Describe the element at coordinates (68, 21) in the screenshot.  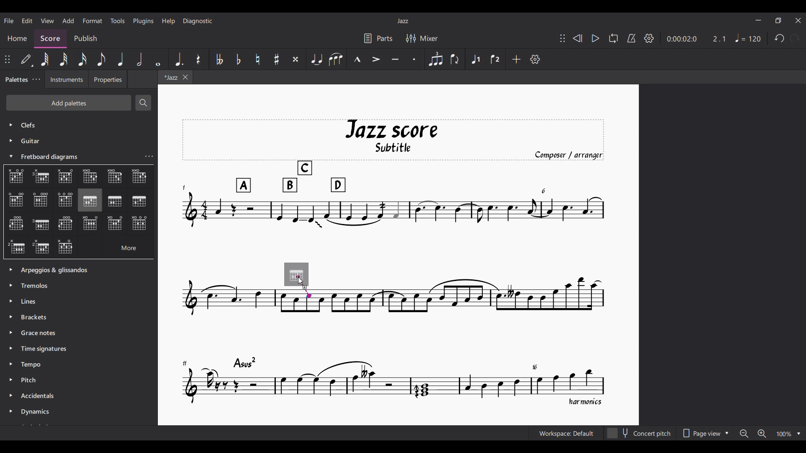
I see `Add menu` at that location.